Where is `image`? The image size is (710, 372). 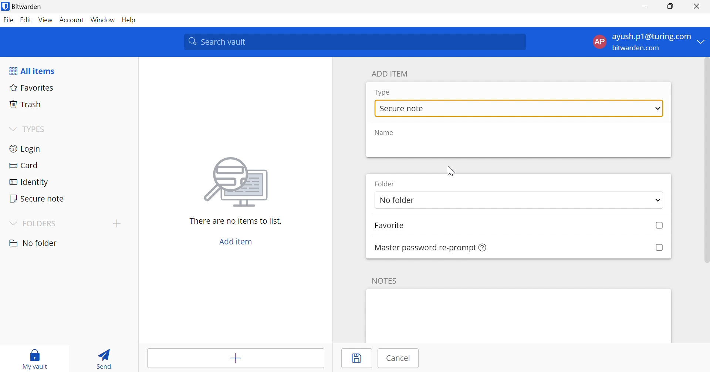 image is located at coordinates (236, 182).